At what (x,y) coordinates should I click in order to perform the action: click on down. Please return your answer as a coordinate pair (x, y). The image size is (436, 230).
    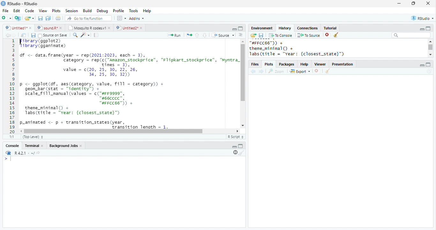
    Looking at the image, I should click on (204, 35).